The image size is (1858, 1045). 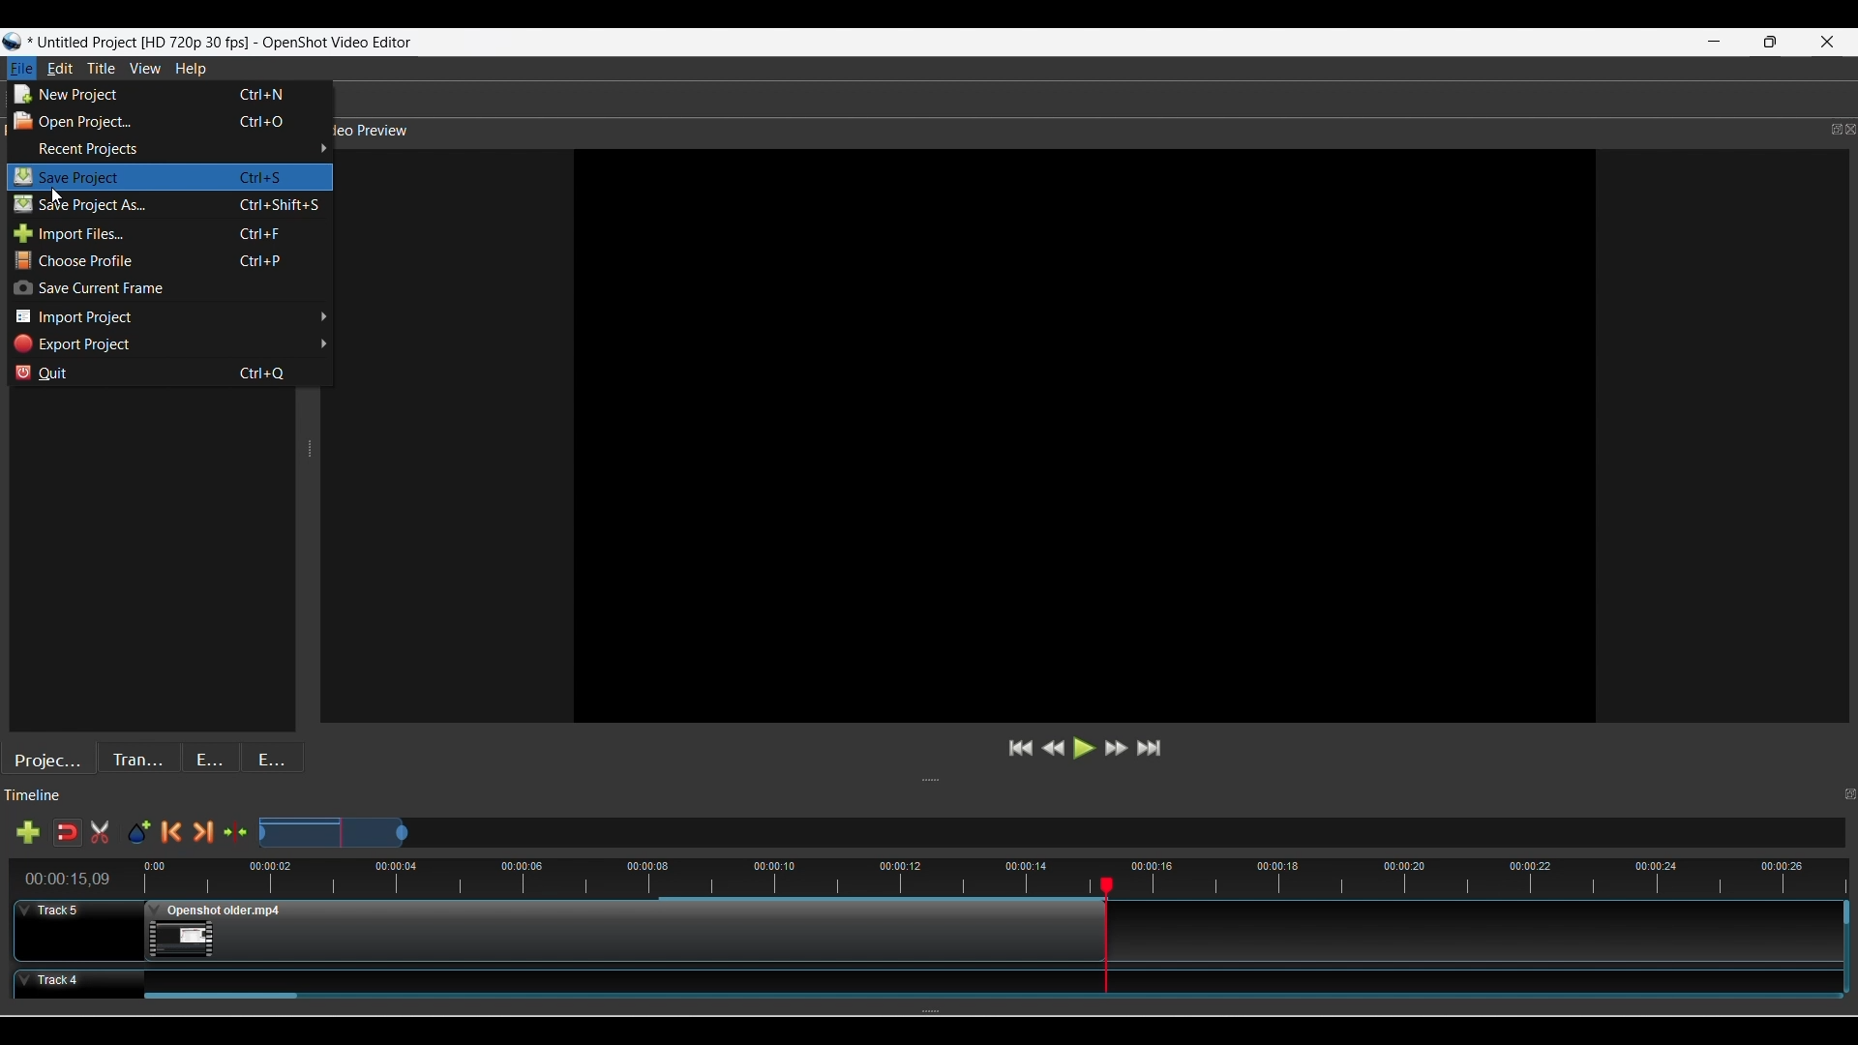 What do you see at coordinates (21, 69) in the screenshot?
I see `File` at bounding box center [21, 69].